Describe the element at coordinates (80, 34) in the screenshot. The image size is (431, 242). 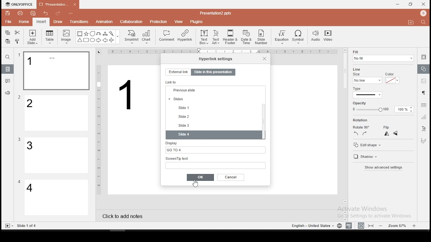
I see `Bordered Box` at that location.